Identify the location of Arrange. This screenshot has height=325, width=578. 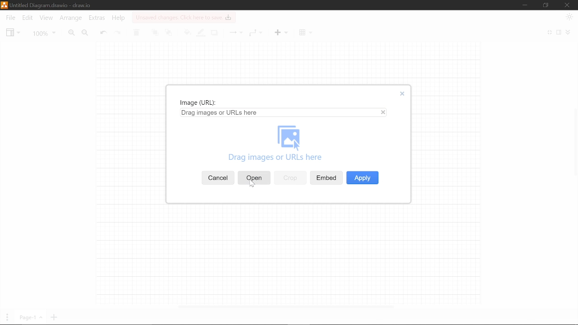
(70, 19).